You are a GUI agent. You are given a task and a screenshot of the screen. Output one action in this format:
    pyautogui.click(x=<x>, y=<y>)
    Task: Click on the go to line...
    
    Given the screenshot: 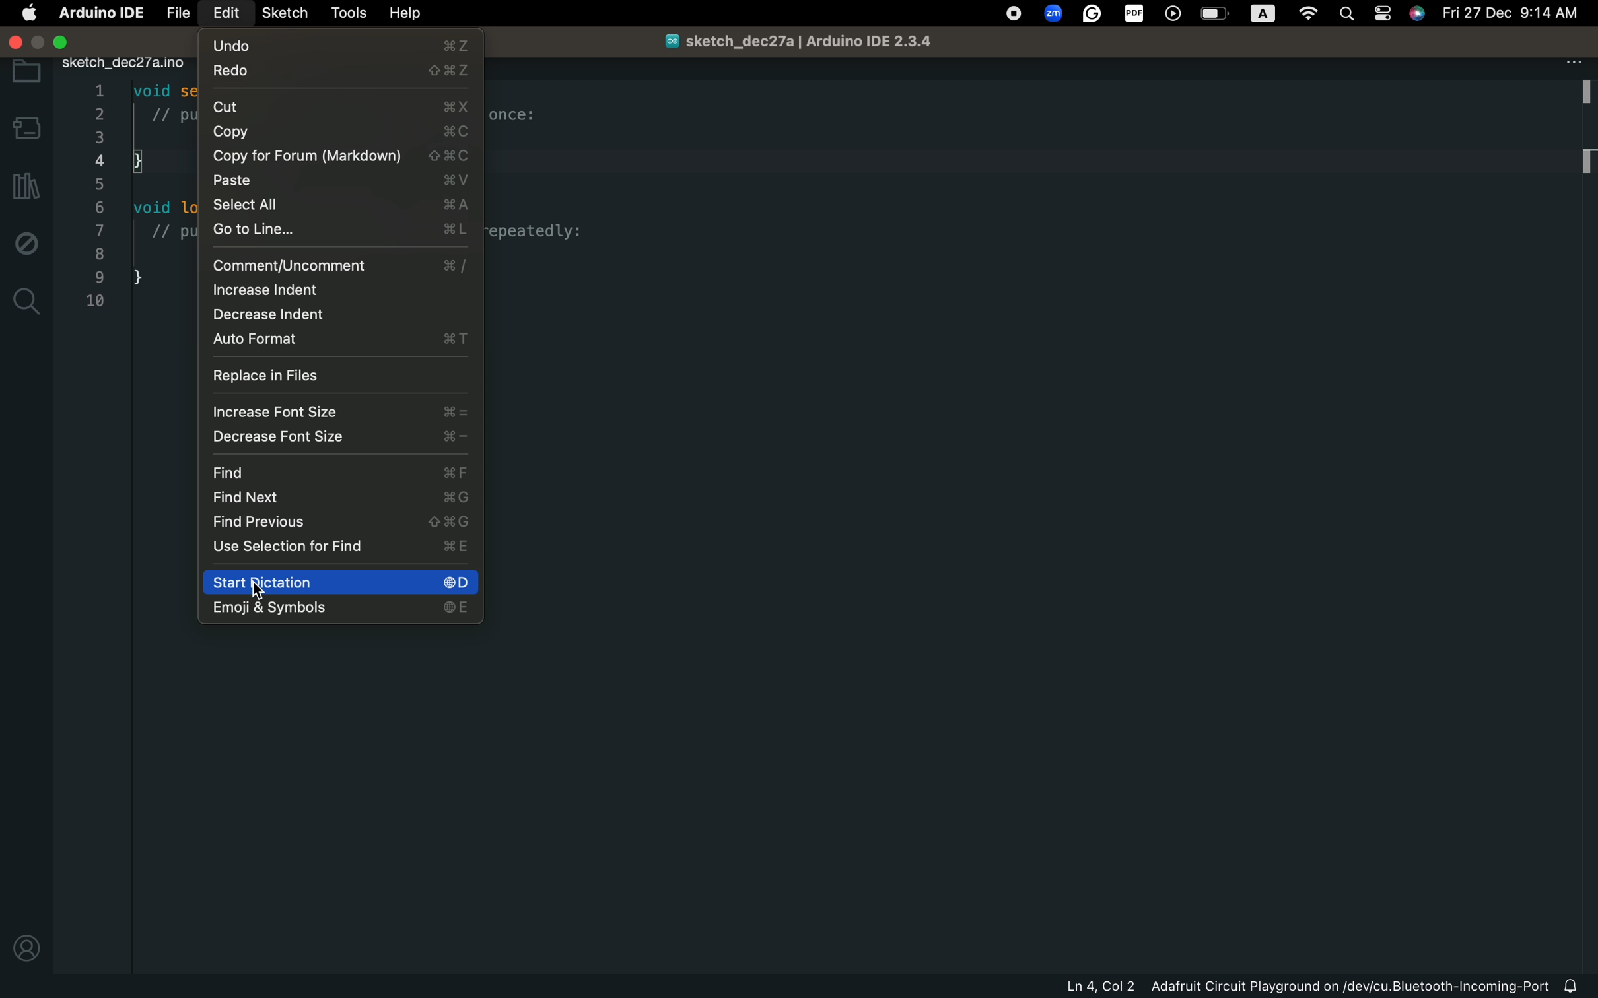 What is the action you would take?
    pyautogui.click(x=339, y=229)
    